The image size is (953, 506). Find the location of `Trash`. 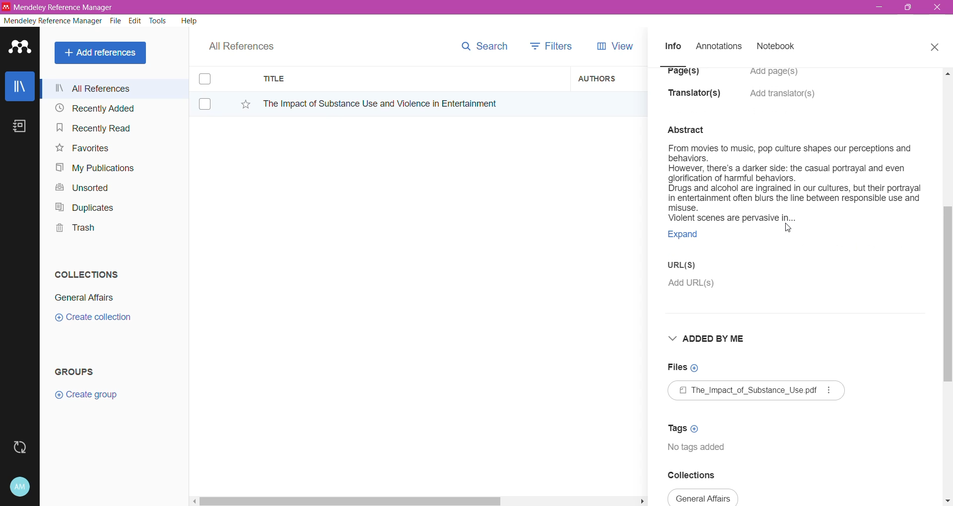

Trash is located at coordinates (72, 229).